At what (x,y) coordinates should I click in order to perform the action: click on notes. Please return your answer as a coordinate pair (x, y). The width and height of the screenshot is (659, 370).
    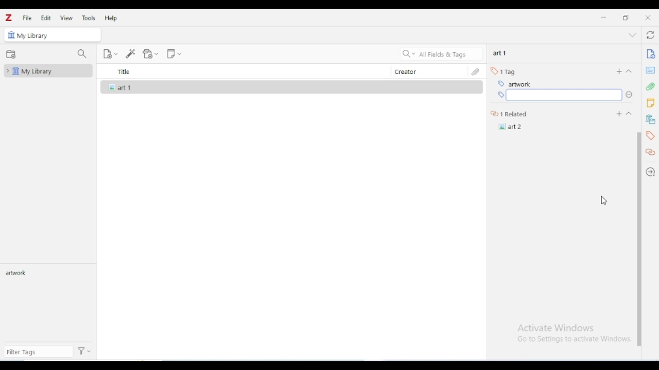
    Looking at the image, I should click on (650, 103).